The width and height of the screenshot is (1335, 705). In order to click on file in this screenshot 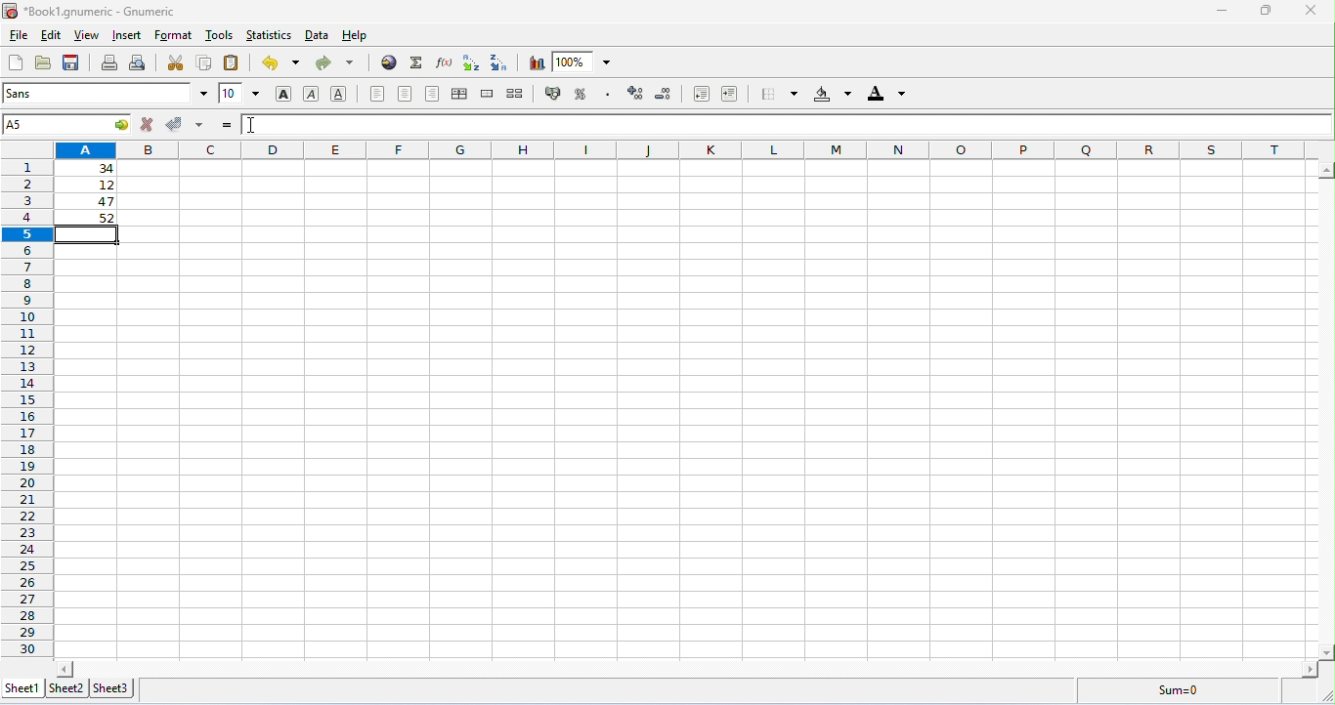, I will do `click(18, 36)`.